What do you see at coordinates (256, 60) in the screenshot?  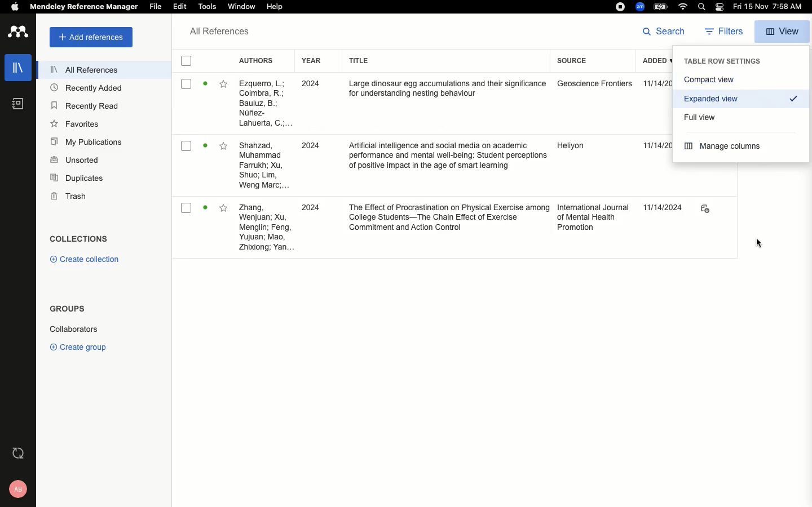 I see `Authors` at bounding box center [256, 60].